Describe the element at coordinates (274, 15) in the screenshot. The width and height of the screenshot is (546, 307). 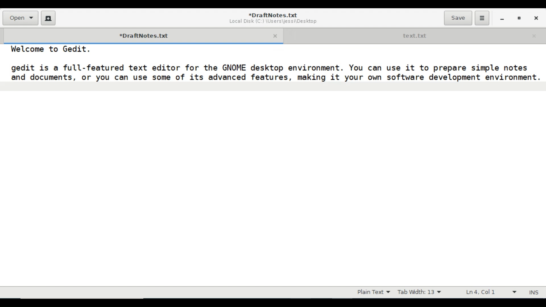
I see `Document name` at that location.